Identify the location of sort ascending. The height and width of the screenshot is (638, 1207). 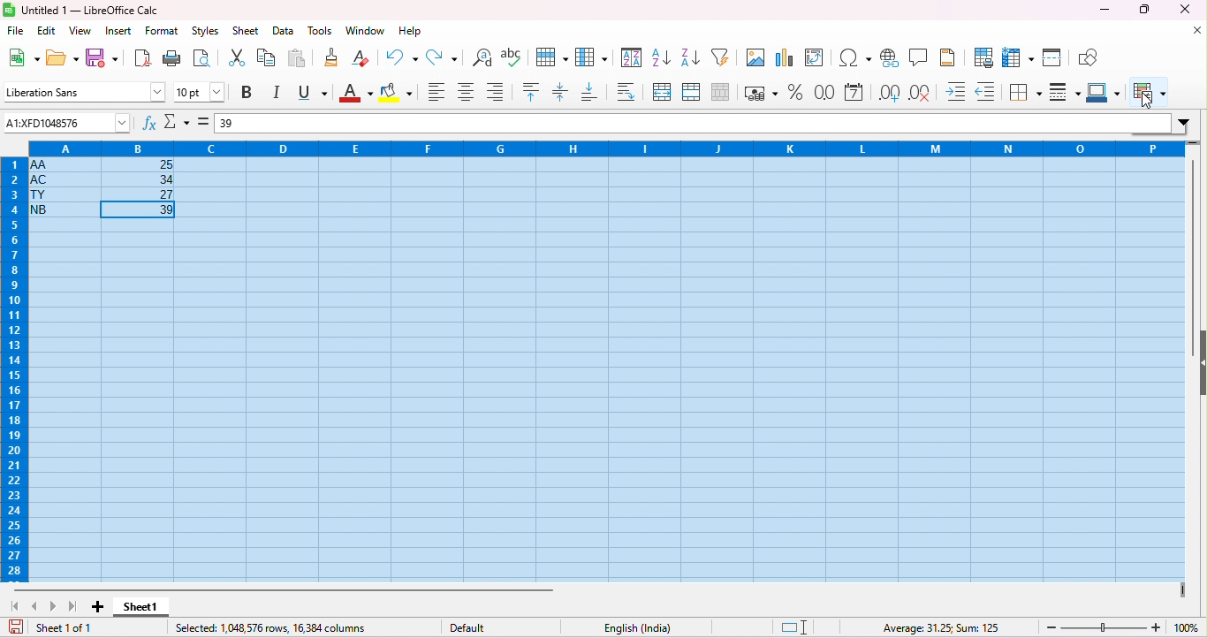
(662, 56).